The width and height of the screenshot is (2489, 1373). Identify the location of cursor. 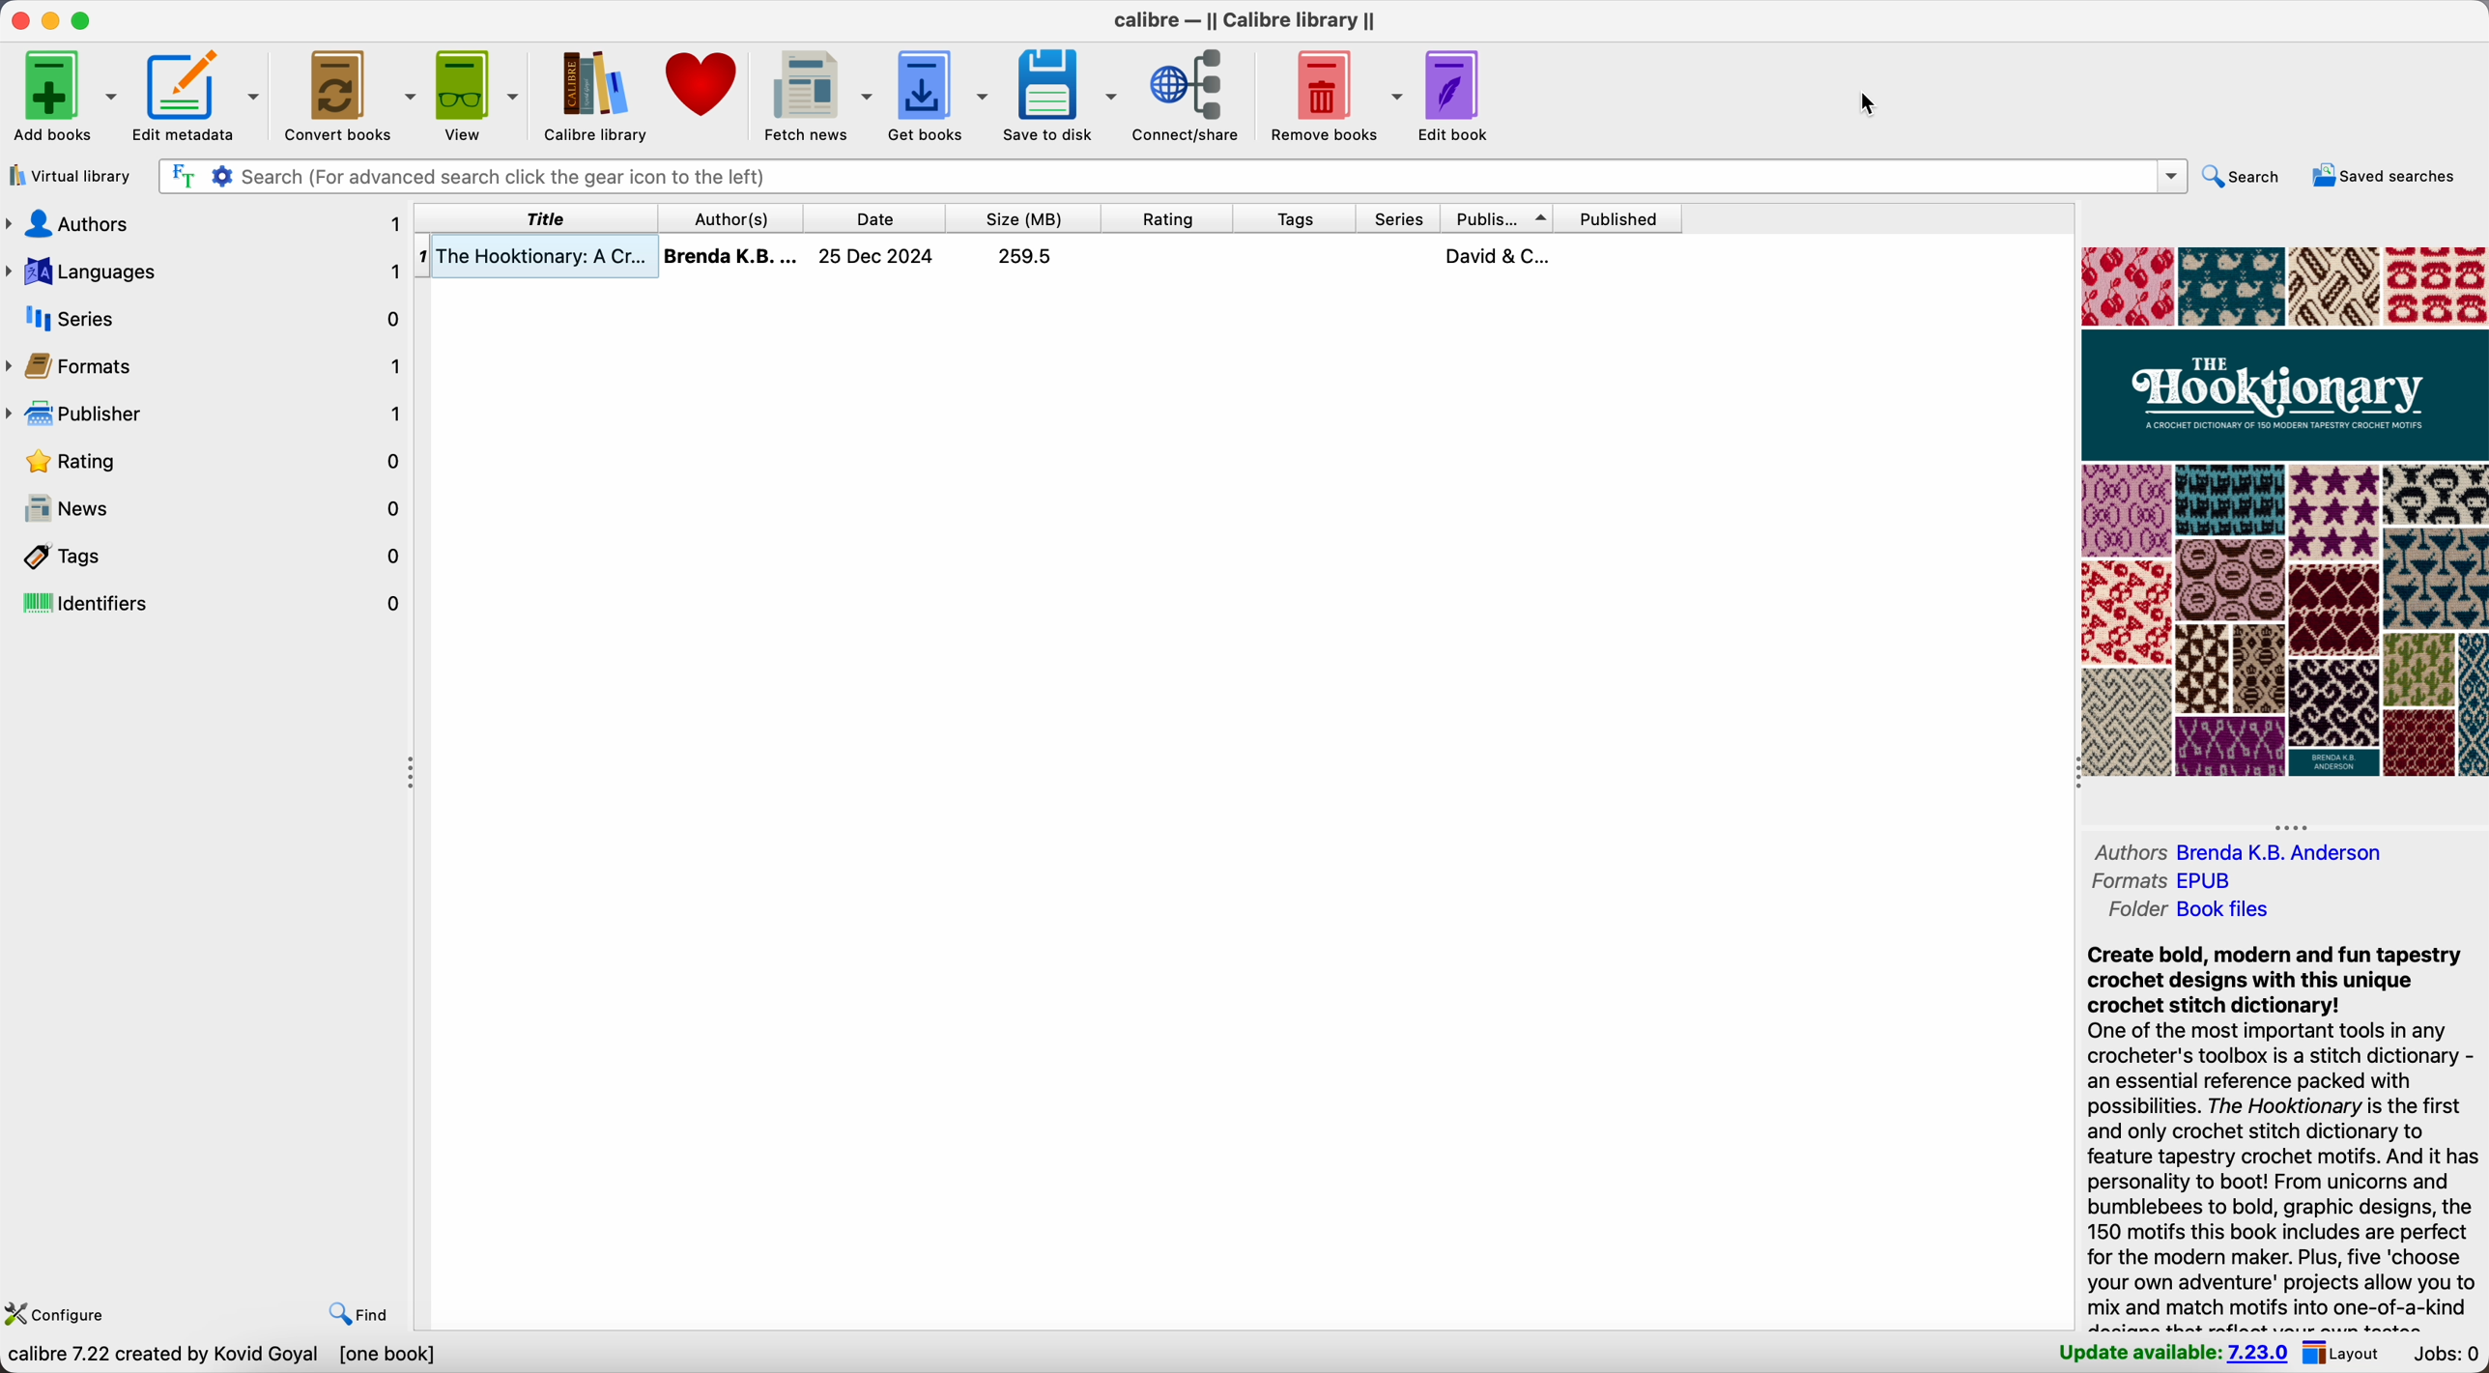
(1870, 105).